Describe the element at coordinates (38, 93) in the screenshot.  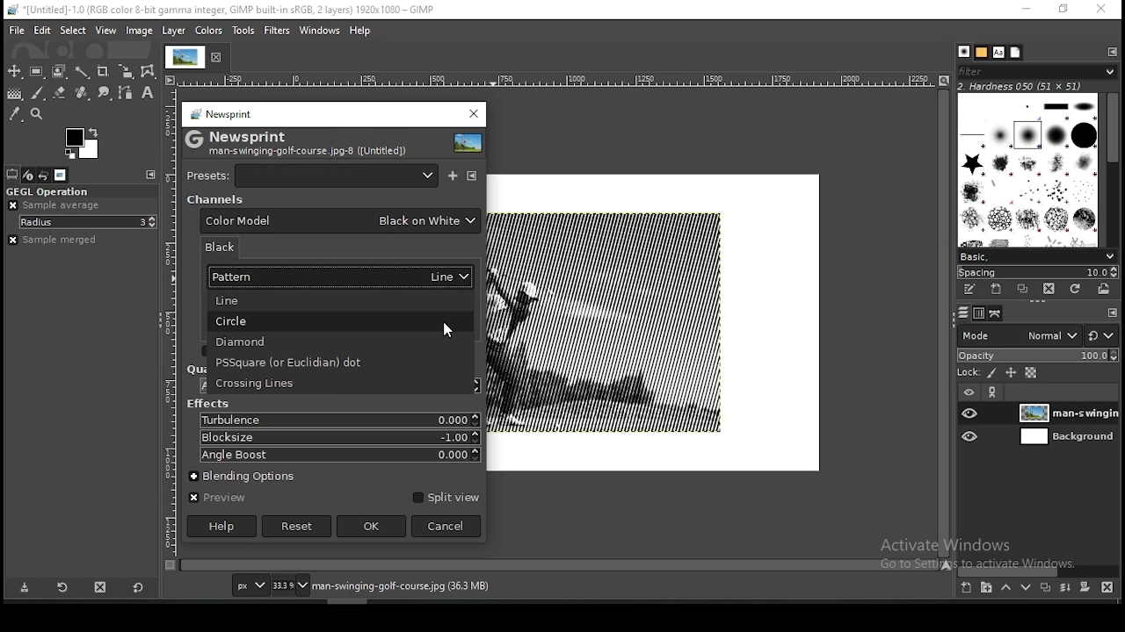
I see `paintbrush tool` at that location.